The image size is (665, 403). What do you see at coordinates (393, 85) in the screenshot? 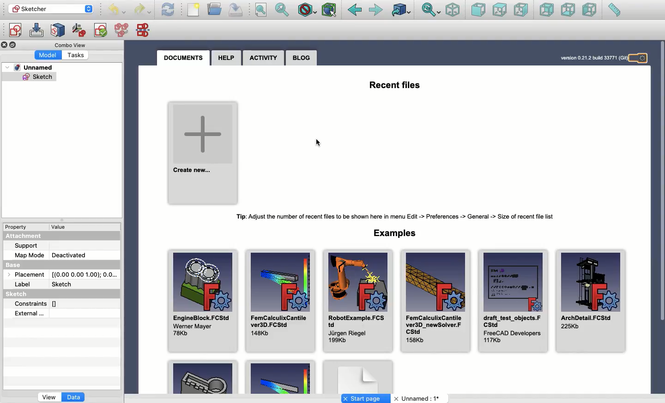
I see `Recent files` at bounding box center [393, 85].